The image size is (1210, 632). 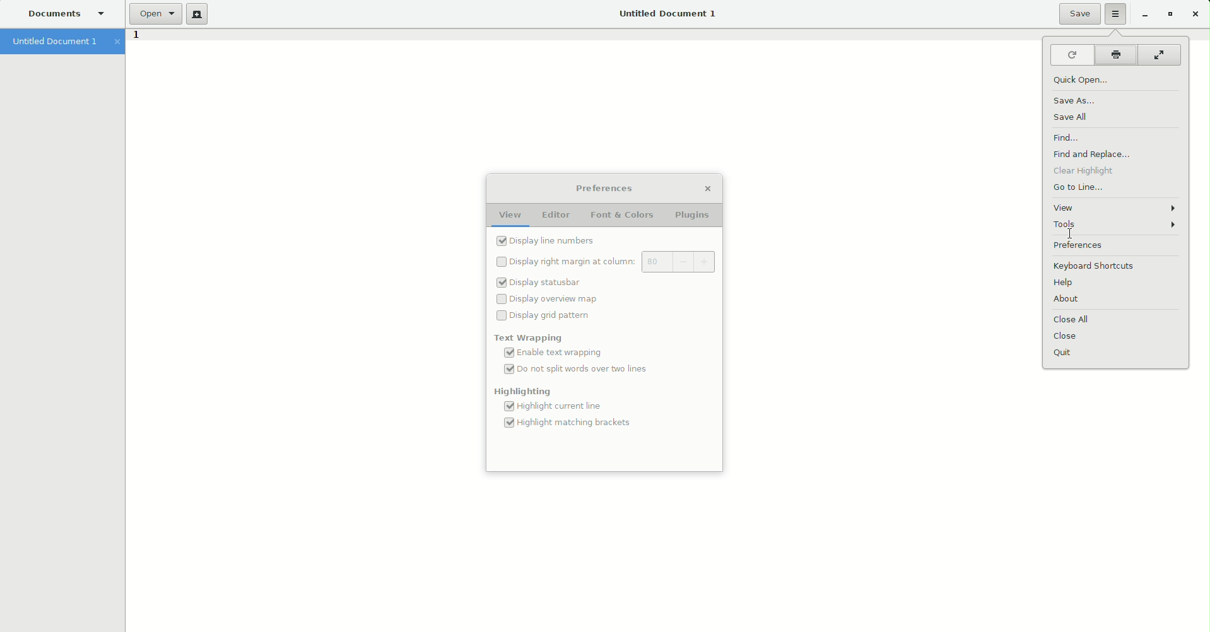 What do you see at coordinates (1078, 102) in the screenshot?
I see `Save as` at bounding box center [1078, 102].